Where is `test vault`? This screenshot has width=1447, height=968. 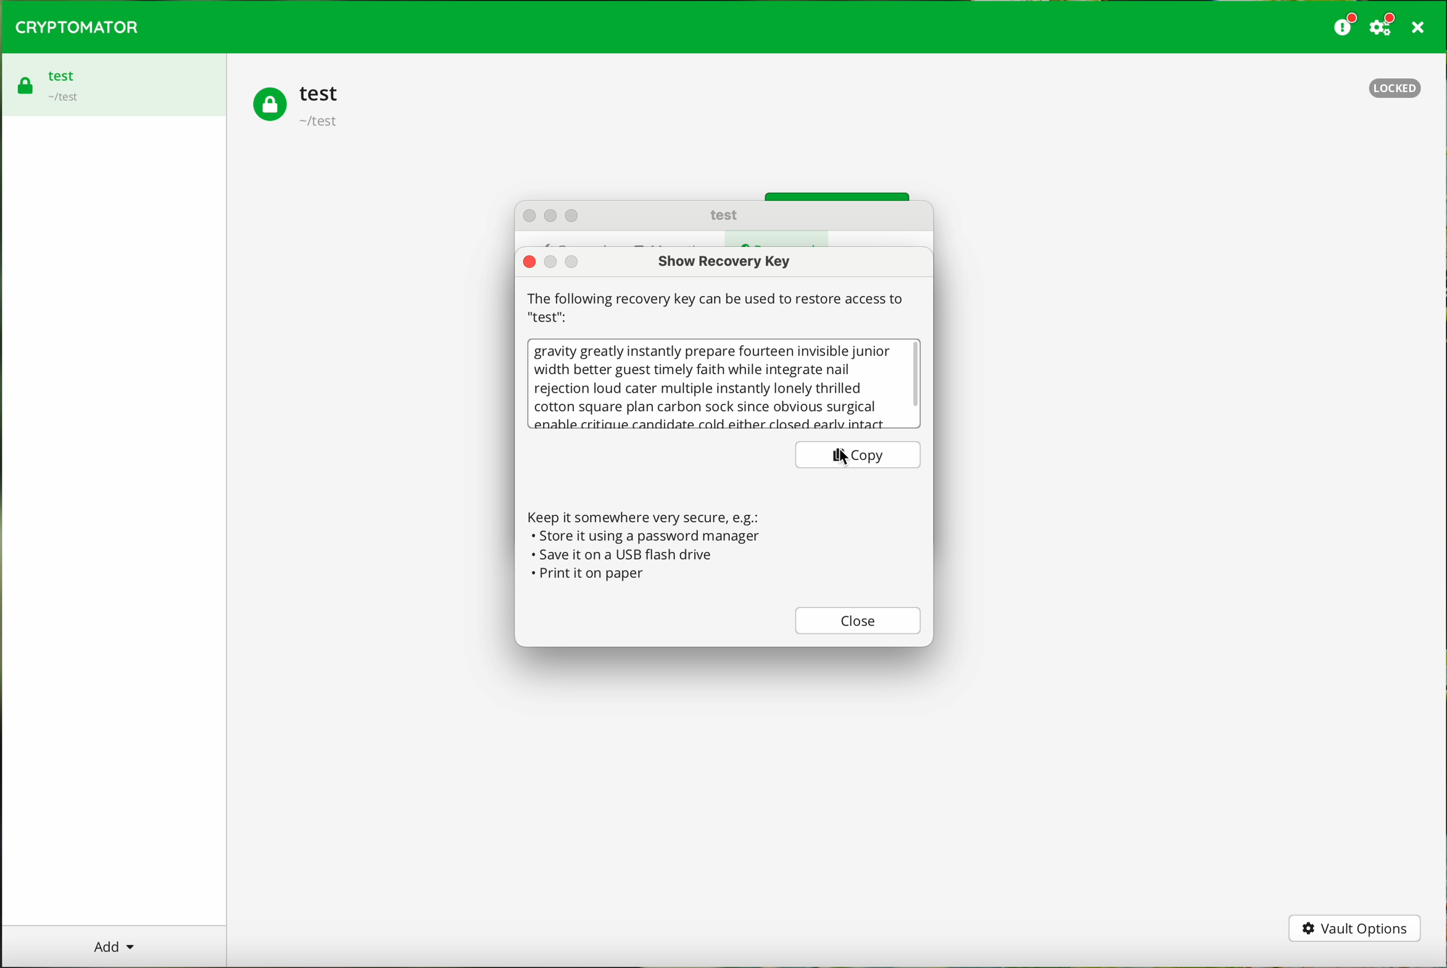 test vault is located at coordinates (52, 81).